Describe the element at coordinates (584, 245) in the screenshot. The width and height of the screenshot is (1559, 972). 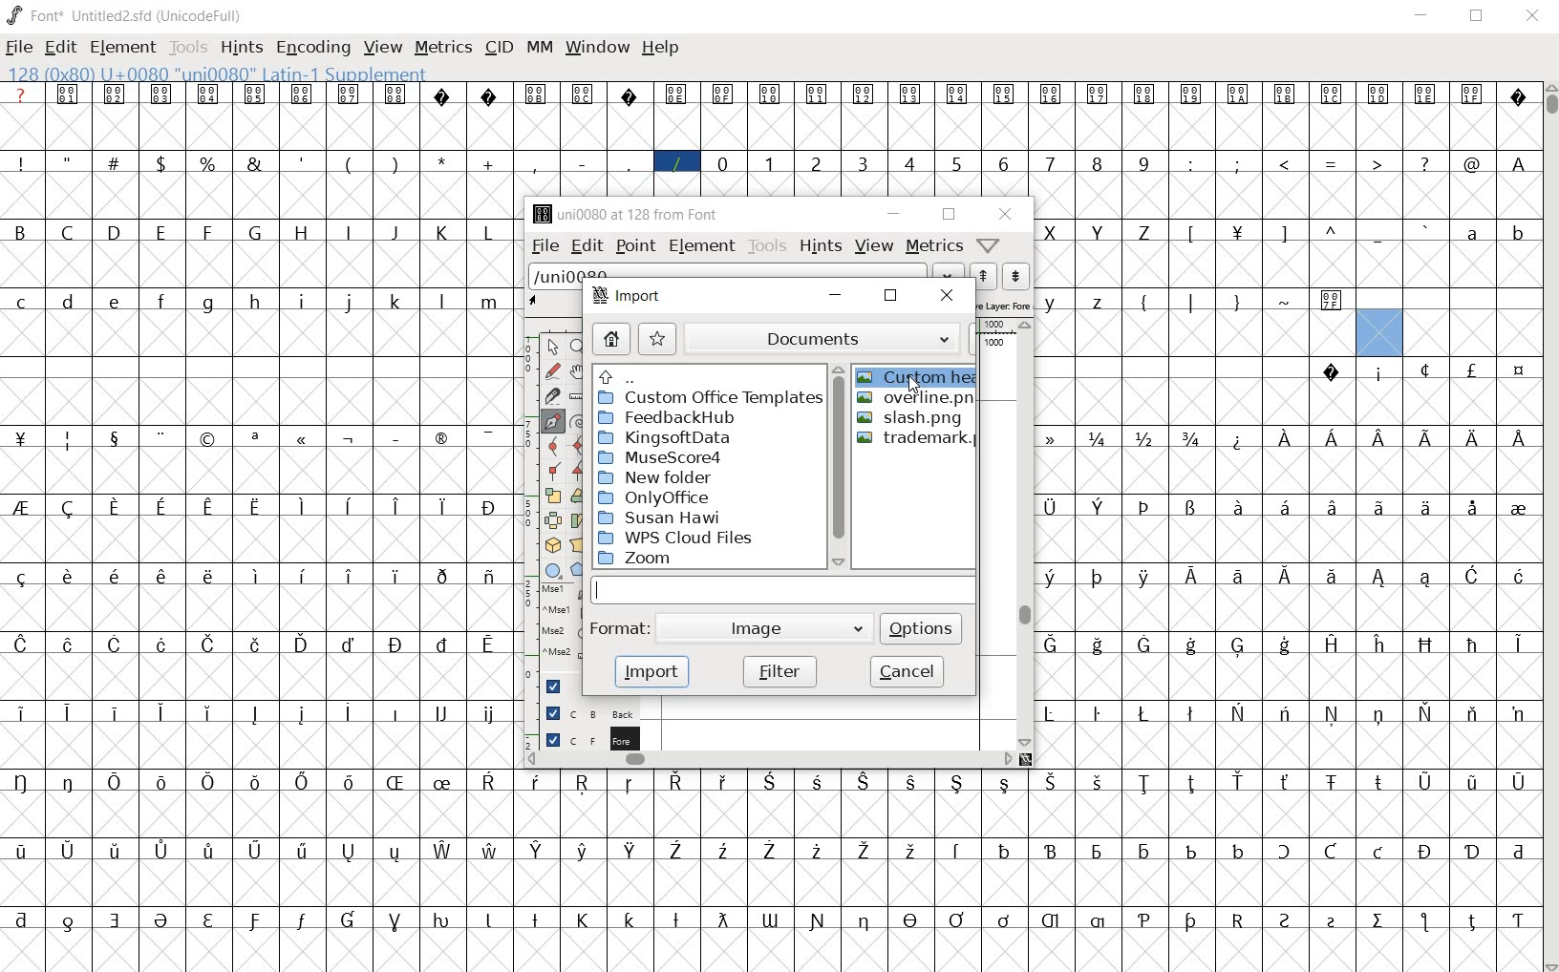
I see `edit` at that location.